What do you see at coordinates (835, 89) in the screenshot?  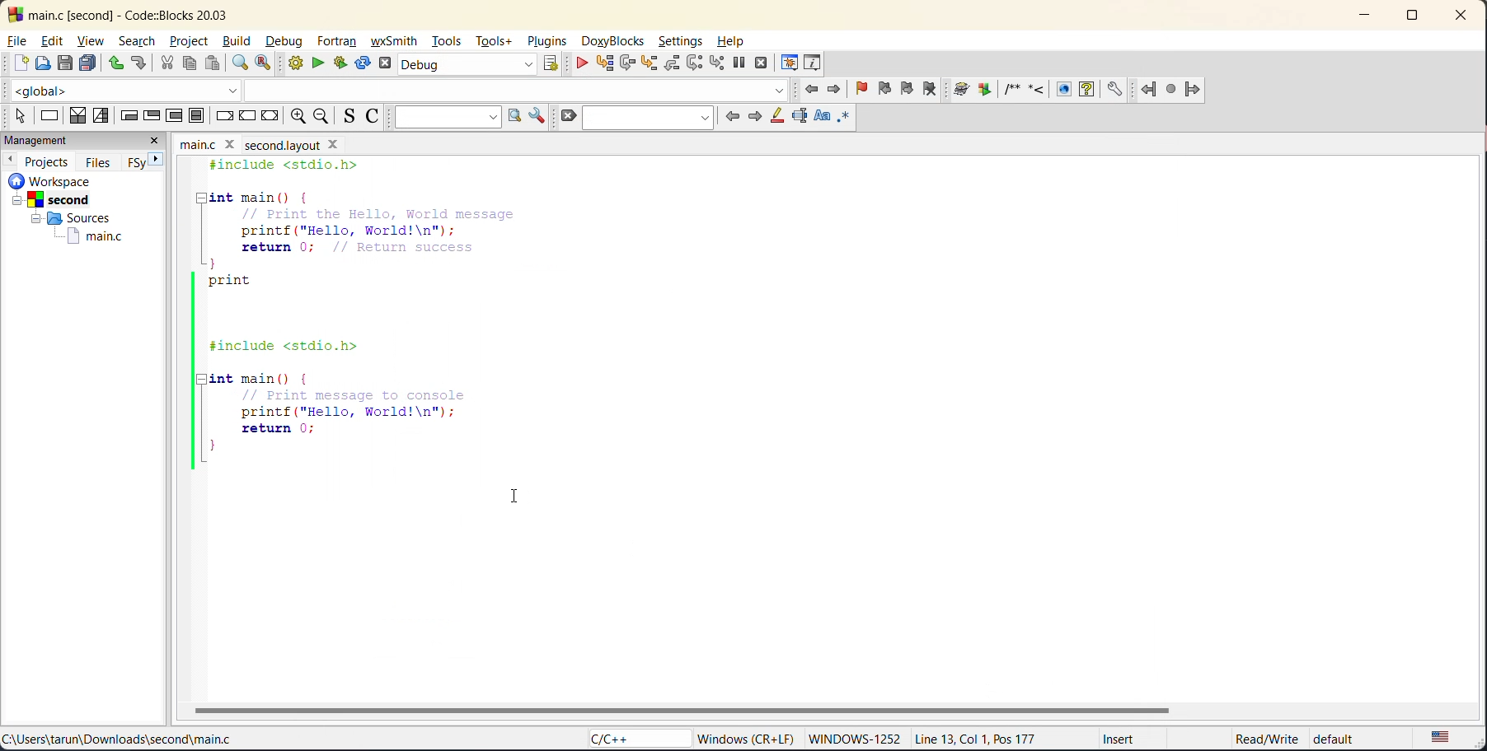 I see `jump forward` at bounding box center [835, 89].